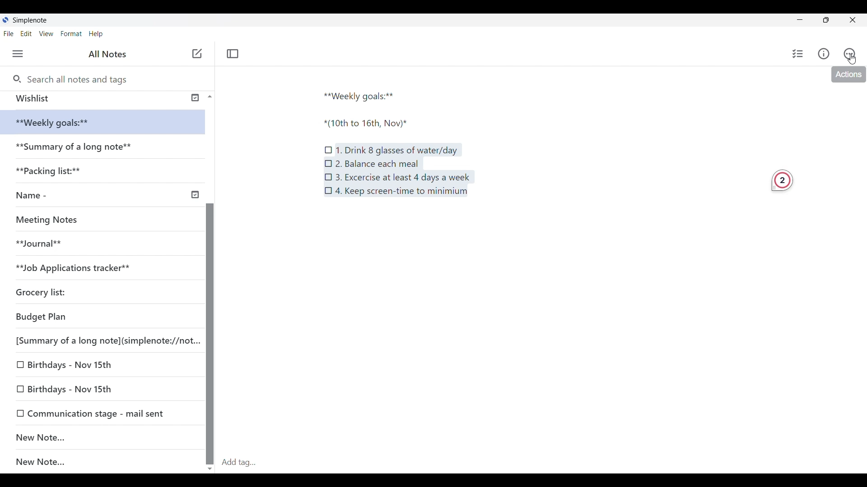 This screenshot has width=867, height=487. I want to click on **Job Applications tracker**, so click(82, 267).